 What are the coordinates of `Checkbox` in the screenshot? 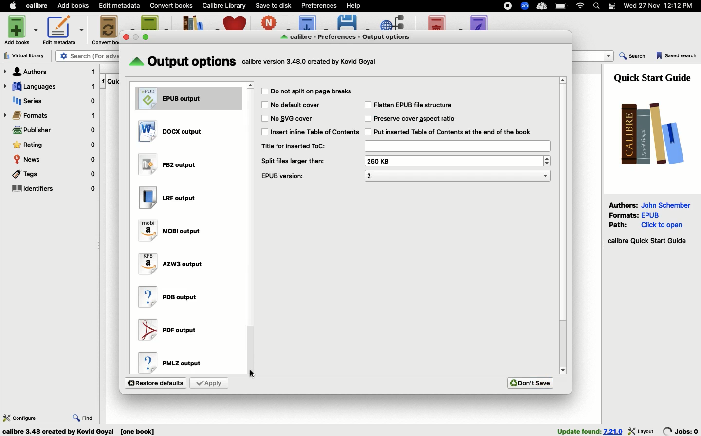 It's located at (265, 119).